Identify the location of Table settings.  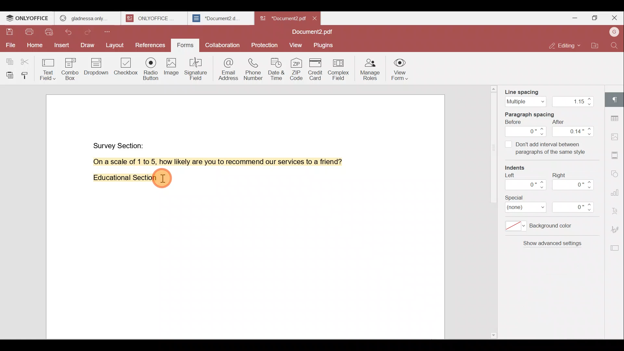
(616, 117).